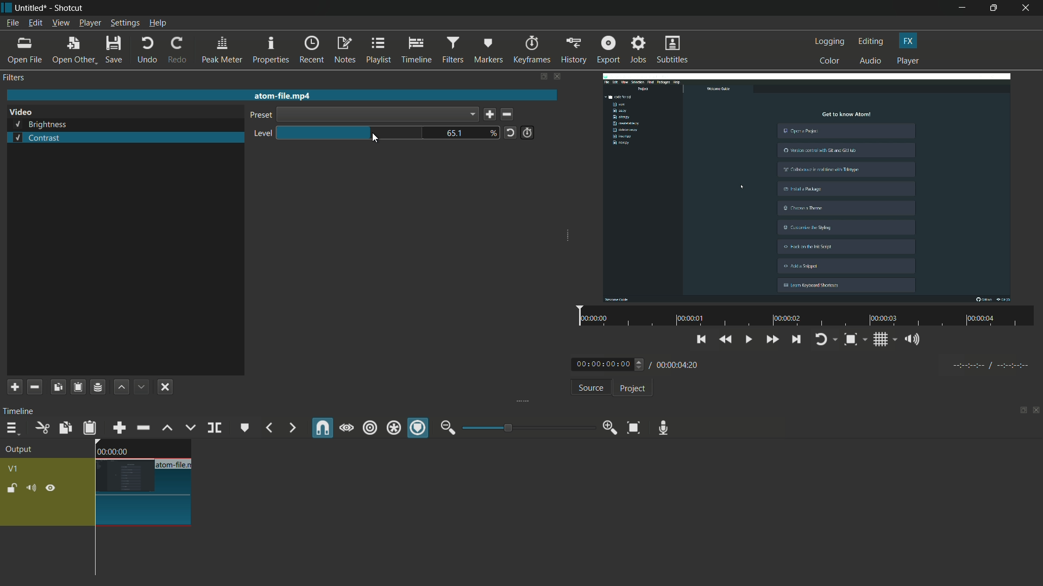 The image size is (1043, 586). I want to click on copy filters, so click(57, 387).